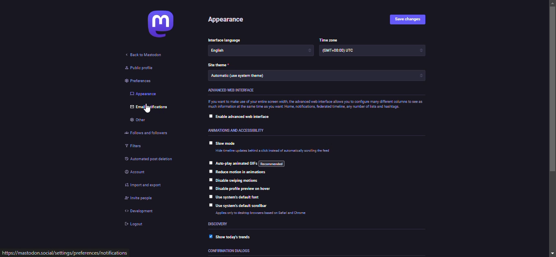  What do you see at coordinates (149, 133) in the screenshot?
I see `follows and followers` at bounding box center [149, 133].